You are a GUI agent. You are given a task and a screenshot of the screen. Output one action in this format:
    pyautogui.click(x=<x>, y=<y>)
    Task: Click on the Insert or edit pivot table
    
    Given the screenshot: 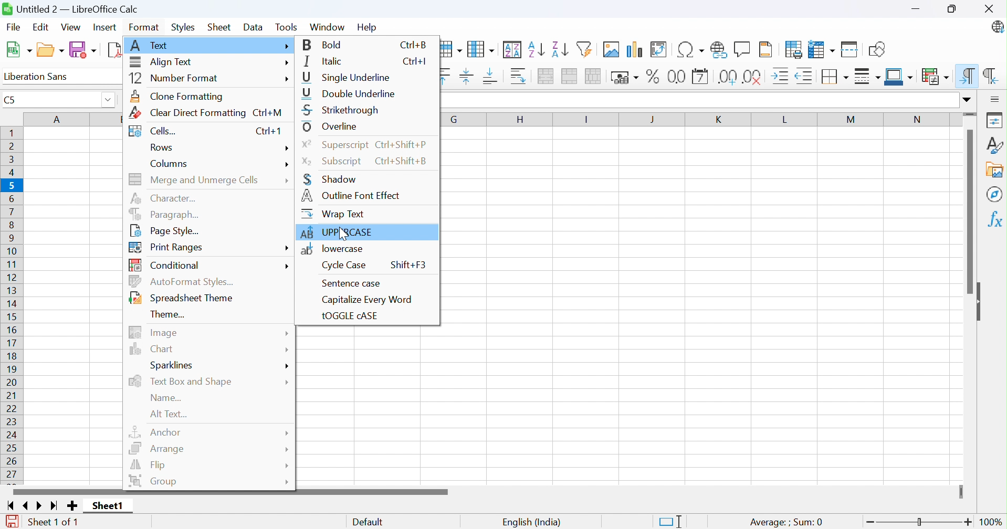 What is the action you would take?
    pyautogui.click(x=659, y=49)
    